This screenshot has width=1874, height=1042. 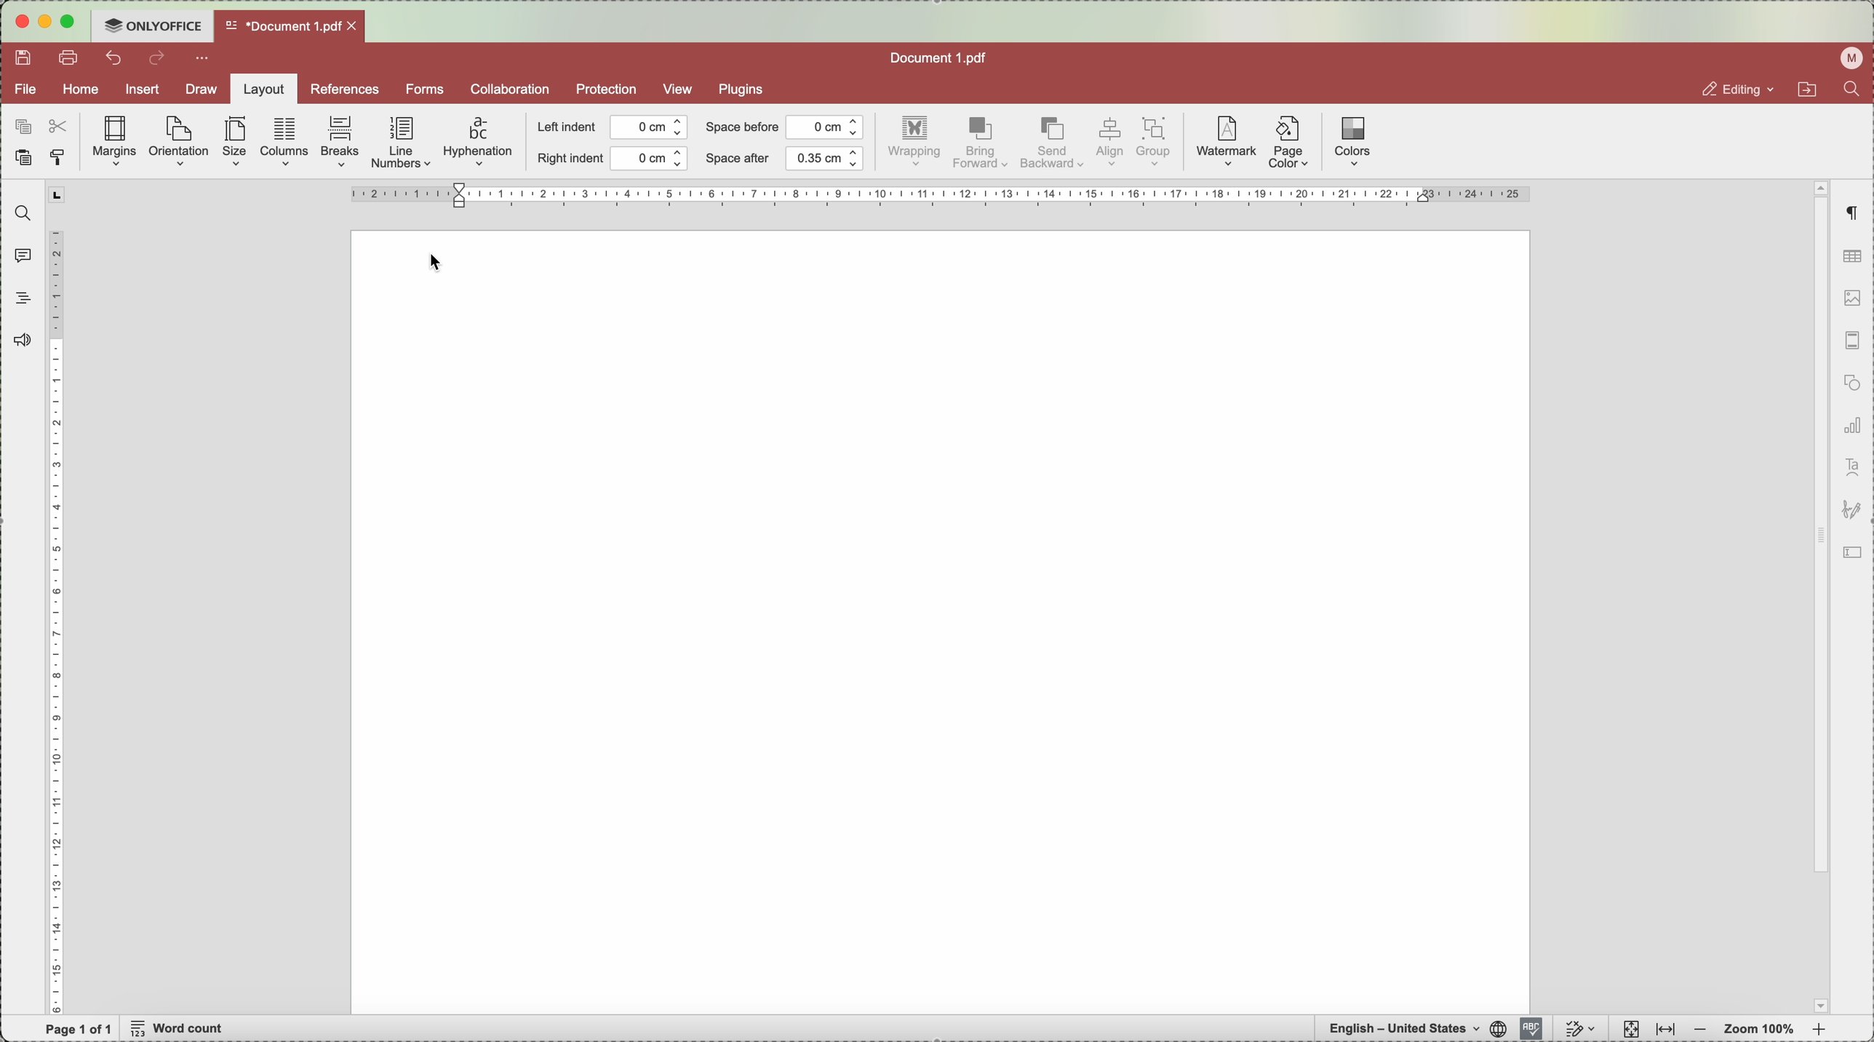 What do you see at coordinates (61, 158) in the screenshot?
I see `copy style` at bounding box center [61, 158].